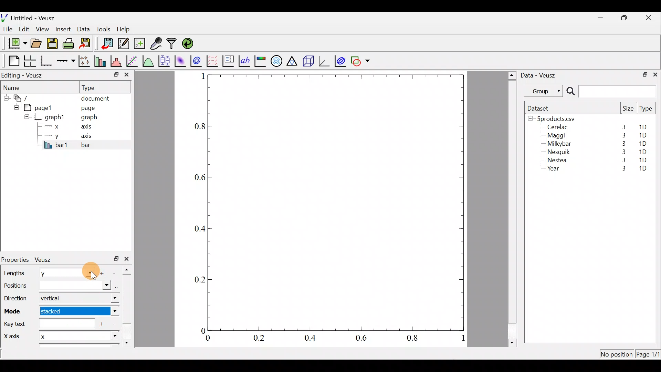  What do you see at coordinates (197, 230) in the screenshot?
I see `04` at bounding box center [197, 230].